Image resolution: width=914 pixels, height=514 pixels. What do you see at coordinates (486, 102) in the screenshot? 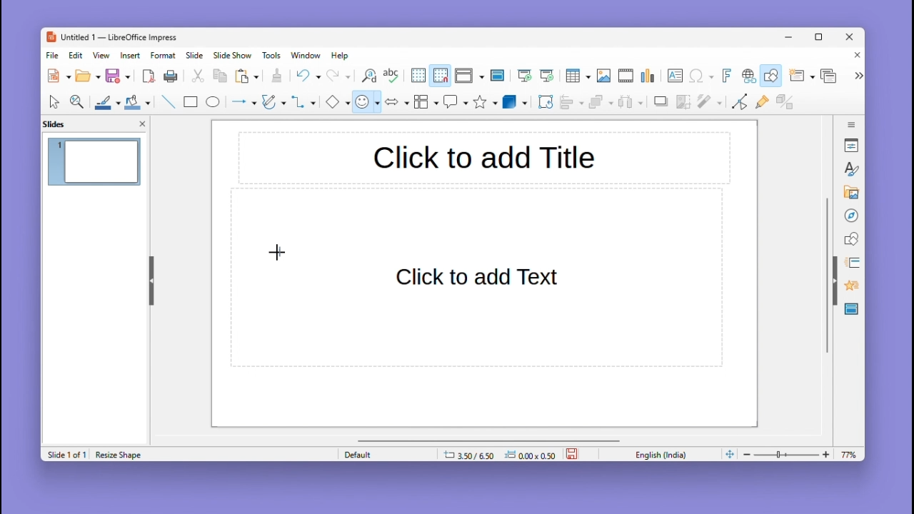
I see `Star` at bounding box center [486, 102].